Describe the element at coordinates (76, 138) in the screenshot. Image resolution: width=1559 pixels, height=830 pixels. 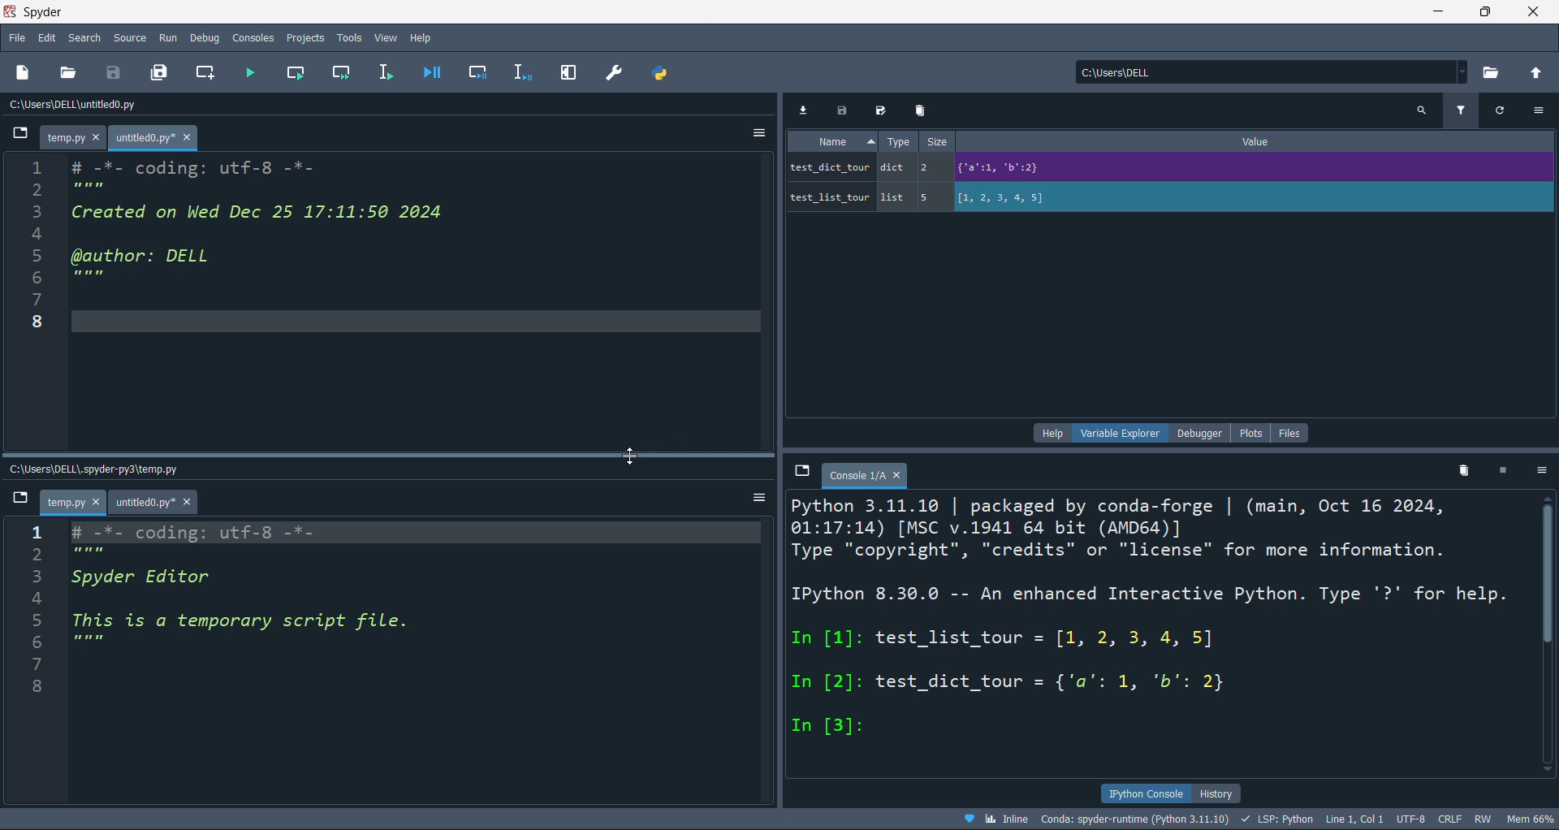
I see `temp.py` at that location.